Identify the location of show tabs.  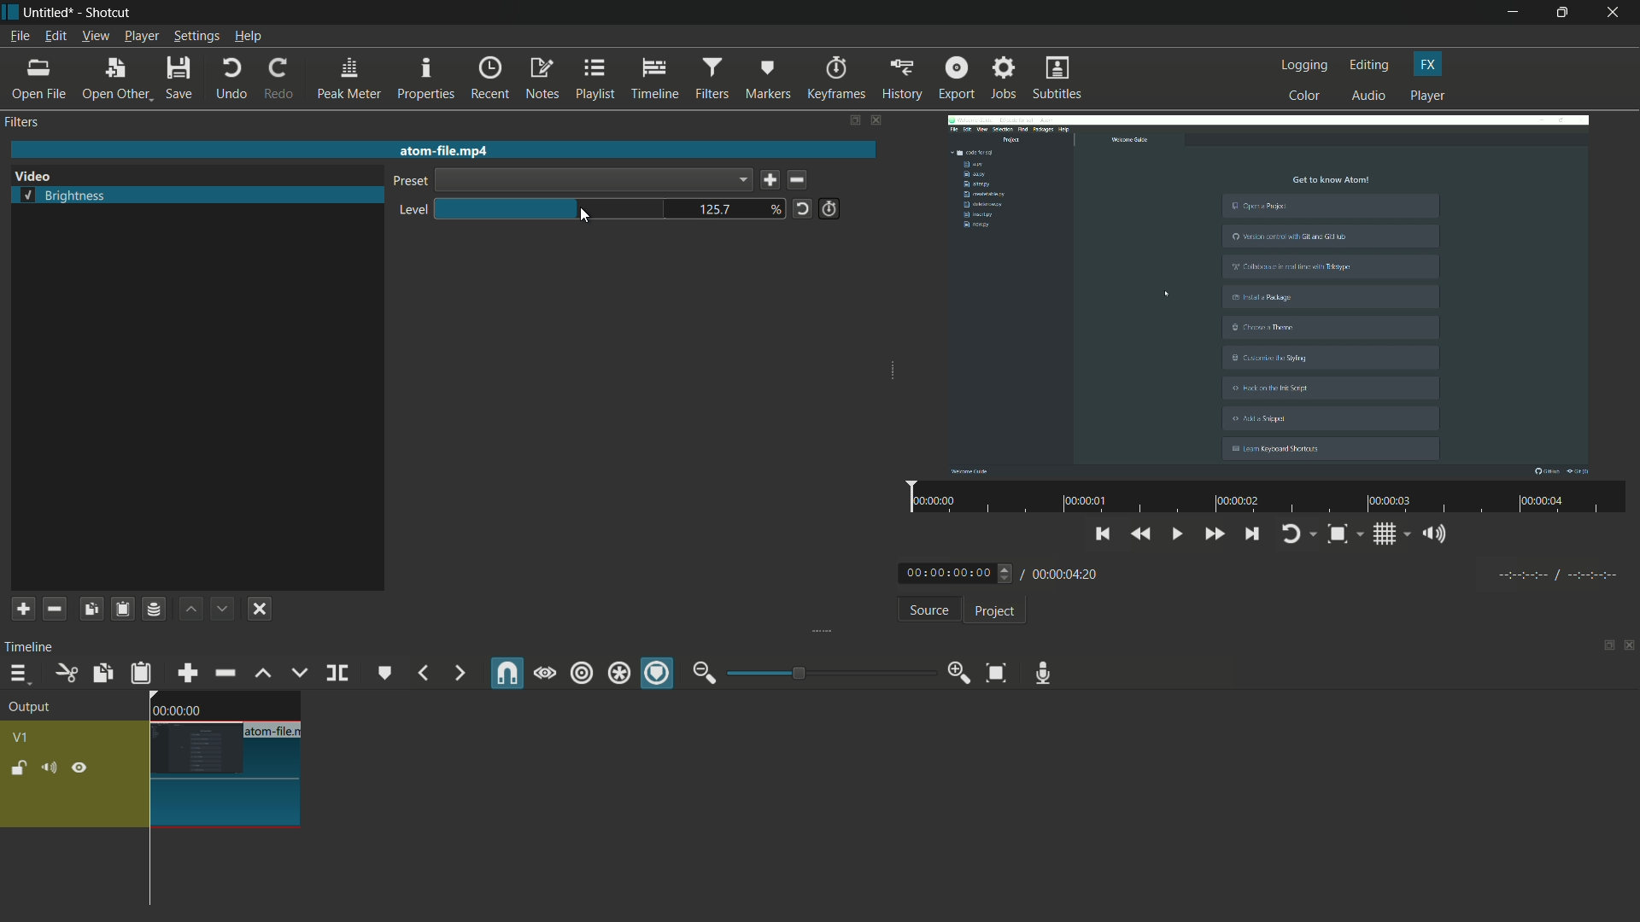
(1603, 647).